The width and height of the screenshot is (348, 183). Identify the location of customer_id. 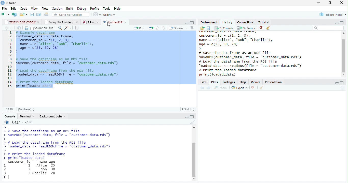
(19, 162).